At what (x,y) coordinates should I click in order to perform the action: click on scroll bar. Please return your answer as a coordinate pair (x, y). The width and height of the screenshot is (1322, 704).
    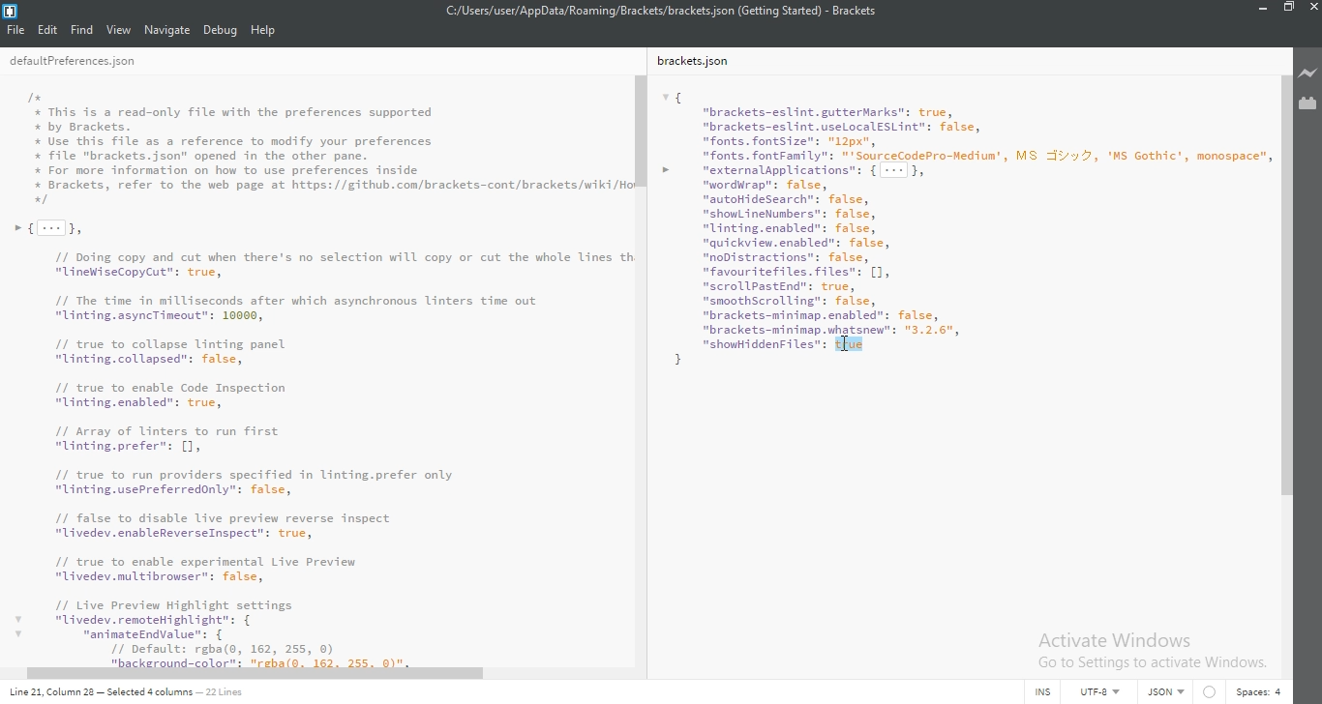
    Looking at the image, I should click on (1281, 284).